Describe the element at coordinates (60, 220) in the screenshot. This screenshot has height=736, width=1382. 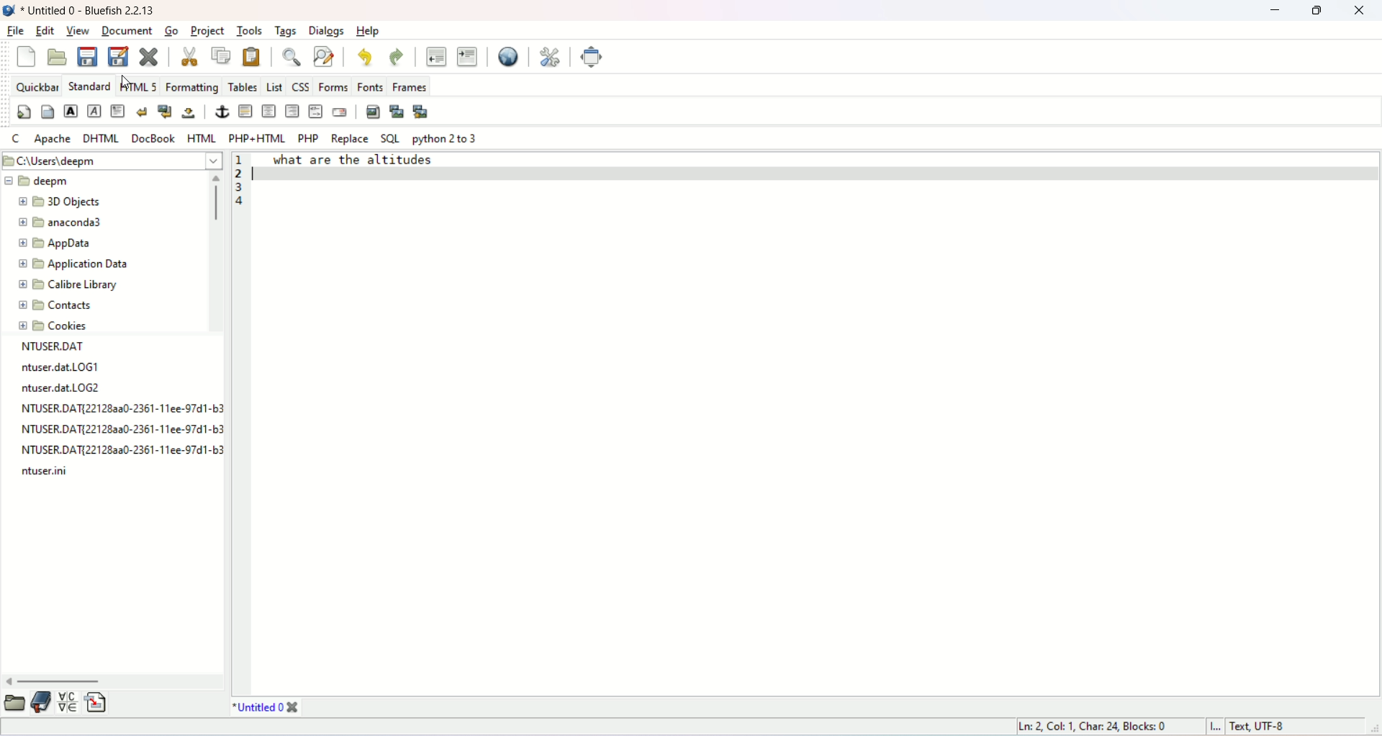
I see `anaconda` at that location.